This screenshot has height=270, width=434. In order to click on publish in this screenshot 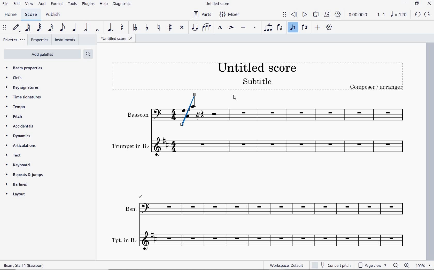, I will do `click(53, 15)`.